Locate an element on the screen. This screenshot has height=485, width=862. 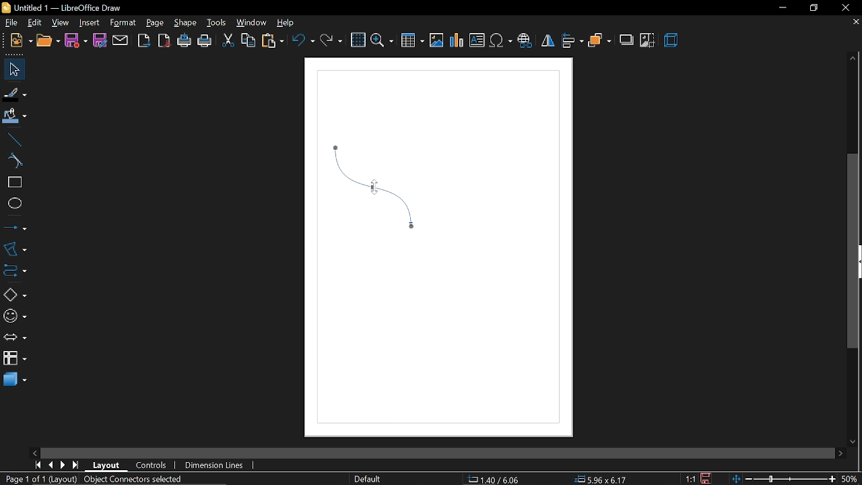
1:1 is located at coordinates (692, 479).